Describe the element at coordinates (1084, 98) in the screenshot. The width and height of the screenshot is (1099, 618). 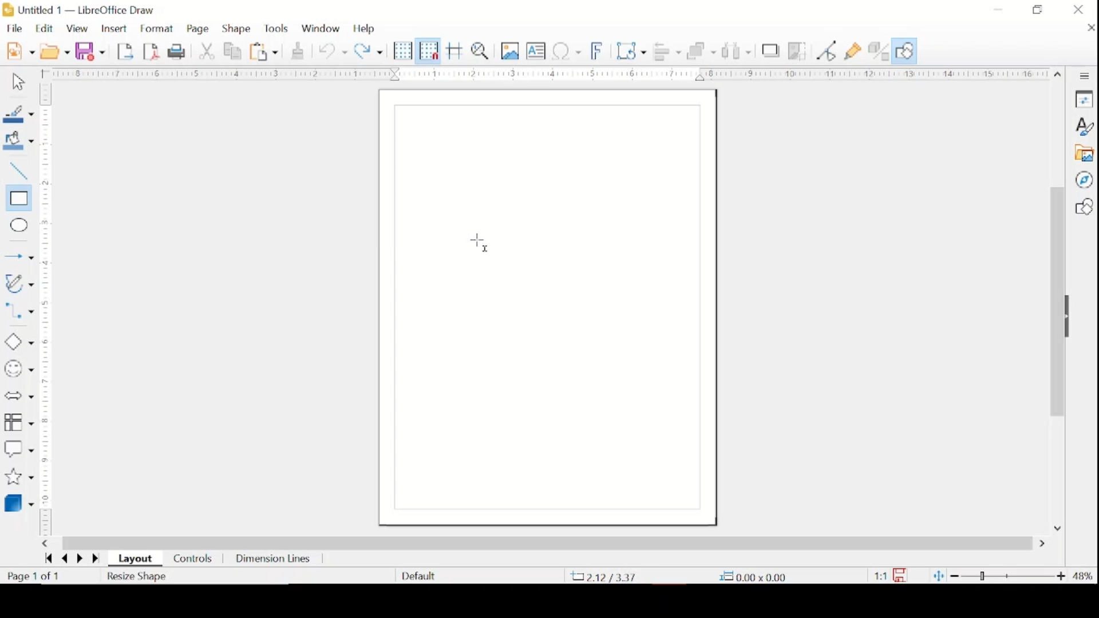
I see `properties` at that location.